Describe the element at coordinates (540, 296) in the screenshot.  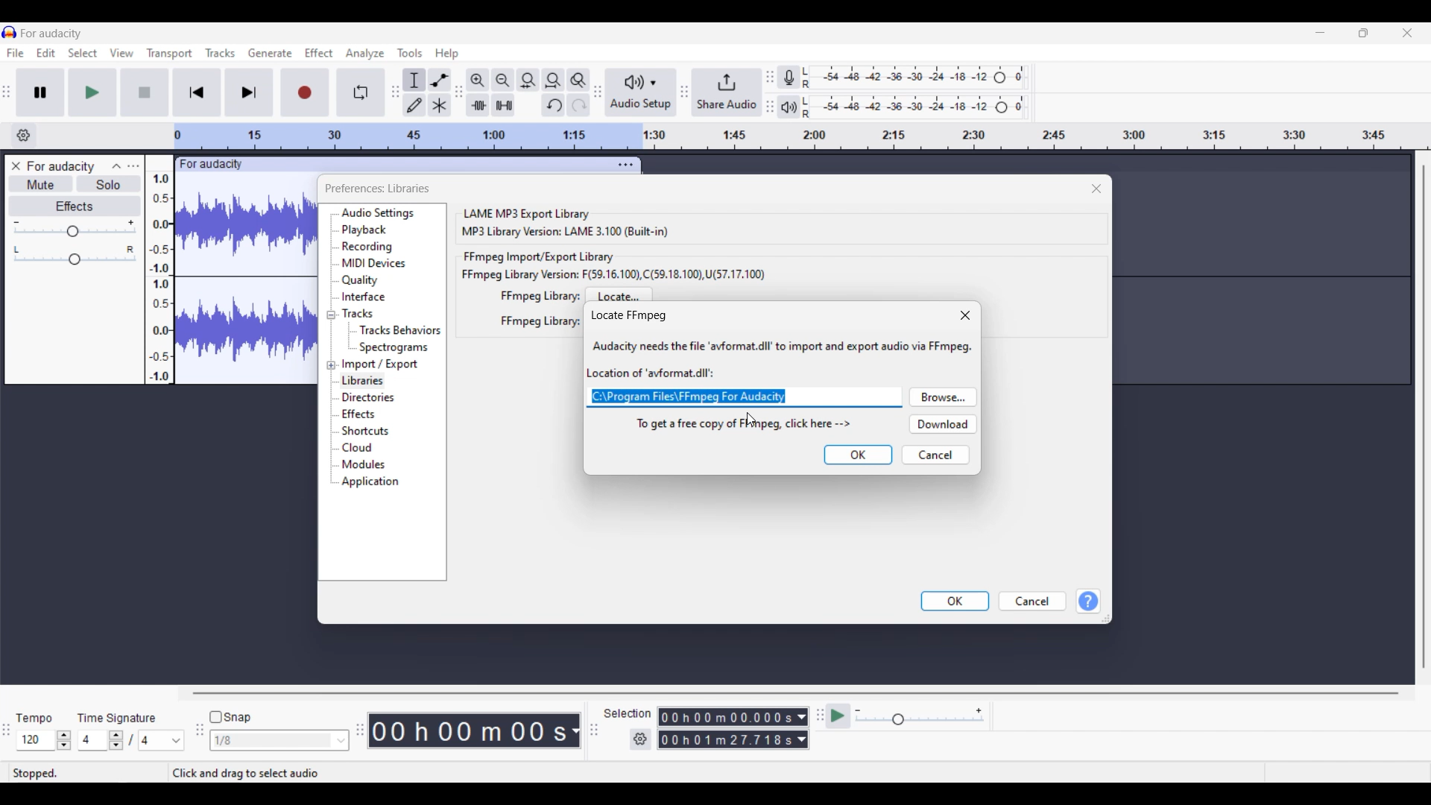
I see `FFmpeg library` at that location.